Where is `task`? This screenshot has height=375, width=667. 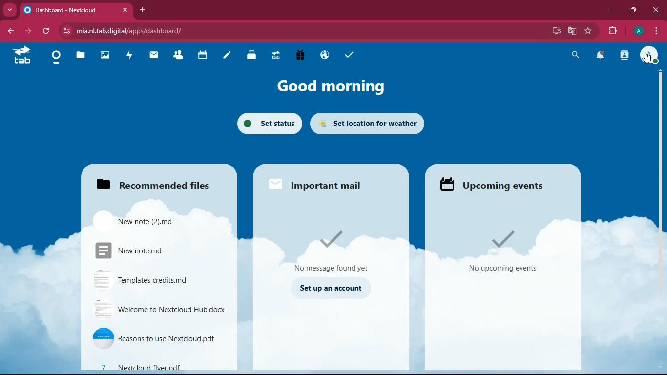
task is located at coordinates (347, 55).